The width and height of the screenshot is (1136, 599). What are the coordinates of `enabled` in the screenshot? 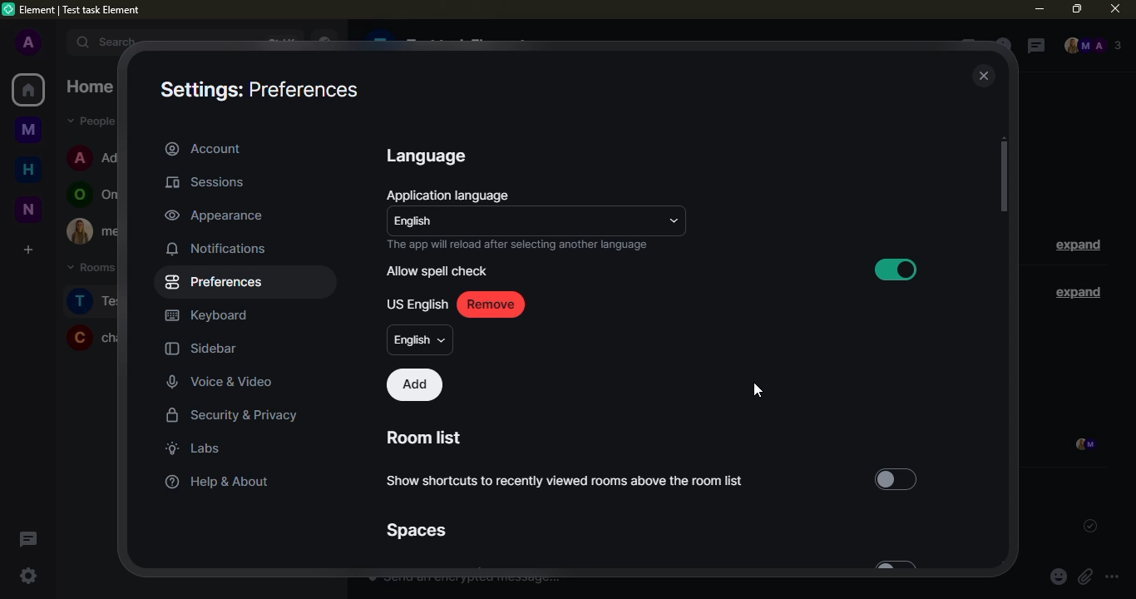 It's located at (897, 270).